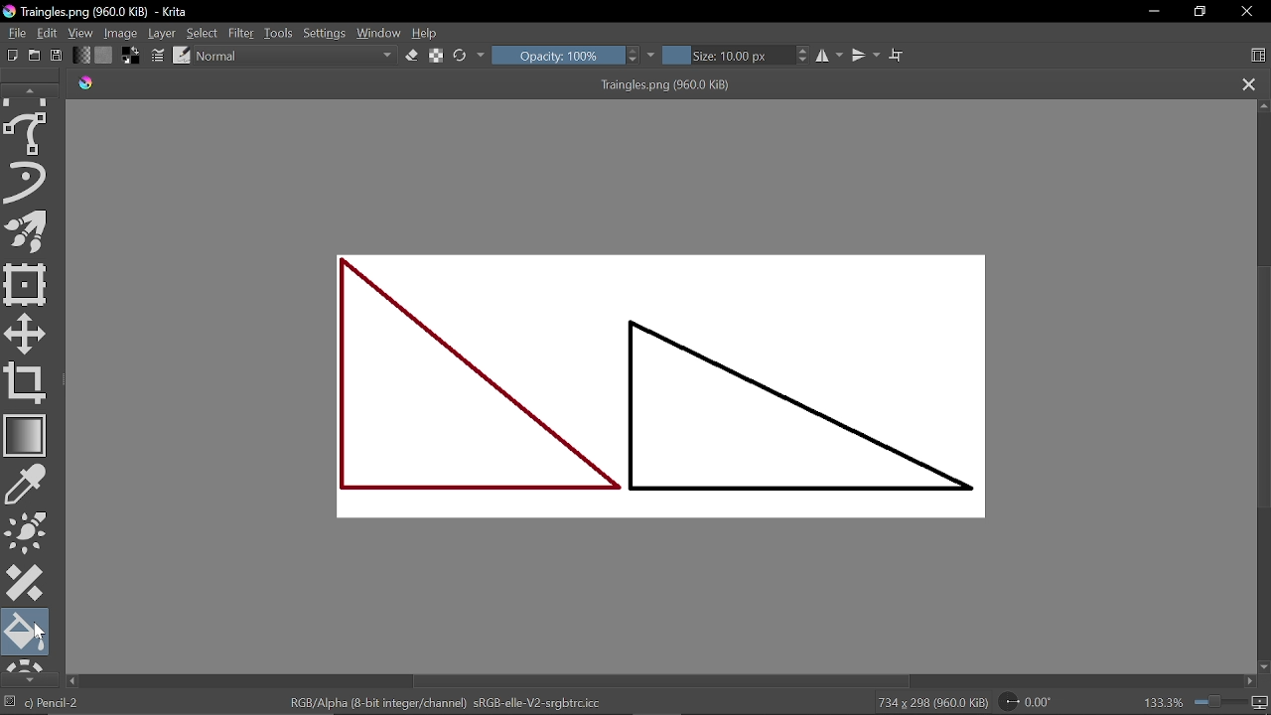 The height and width of the screenshot is (715, 1271). What do you see at coordinates (431, 35) in the screenshot?
I see `Help` at bounding box center [431, 35].